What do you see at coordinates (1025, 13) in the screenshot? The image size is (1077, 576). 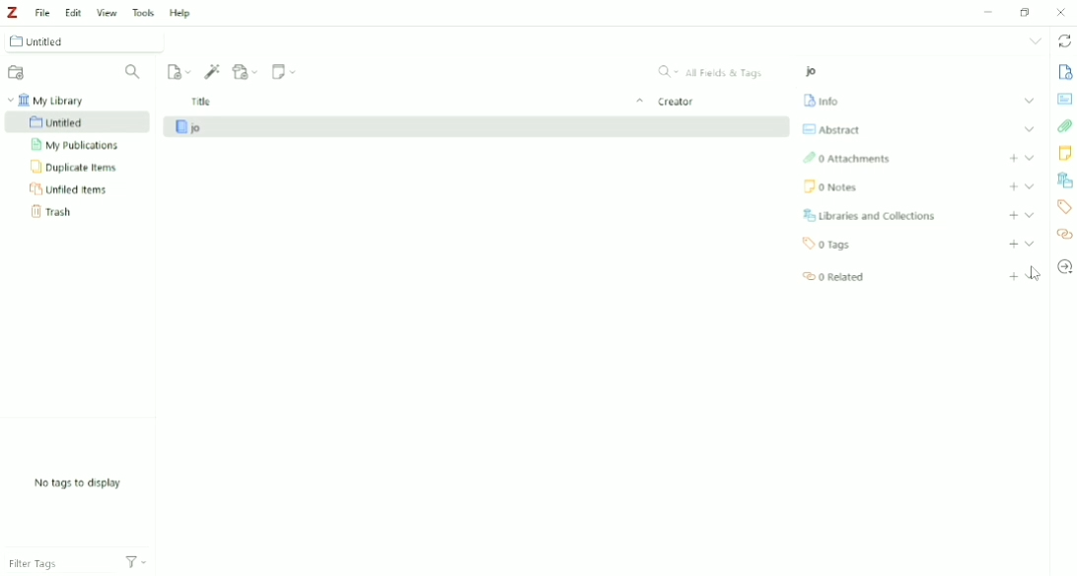 I see `Restore Down` at bounding box center [1025, 13].